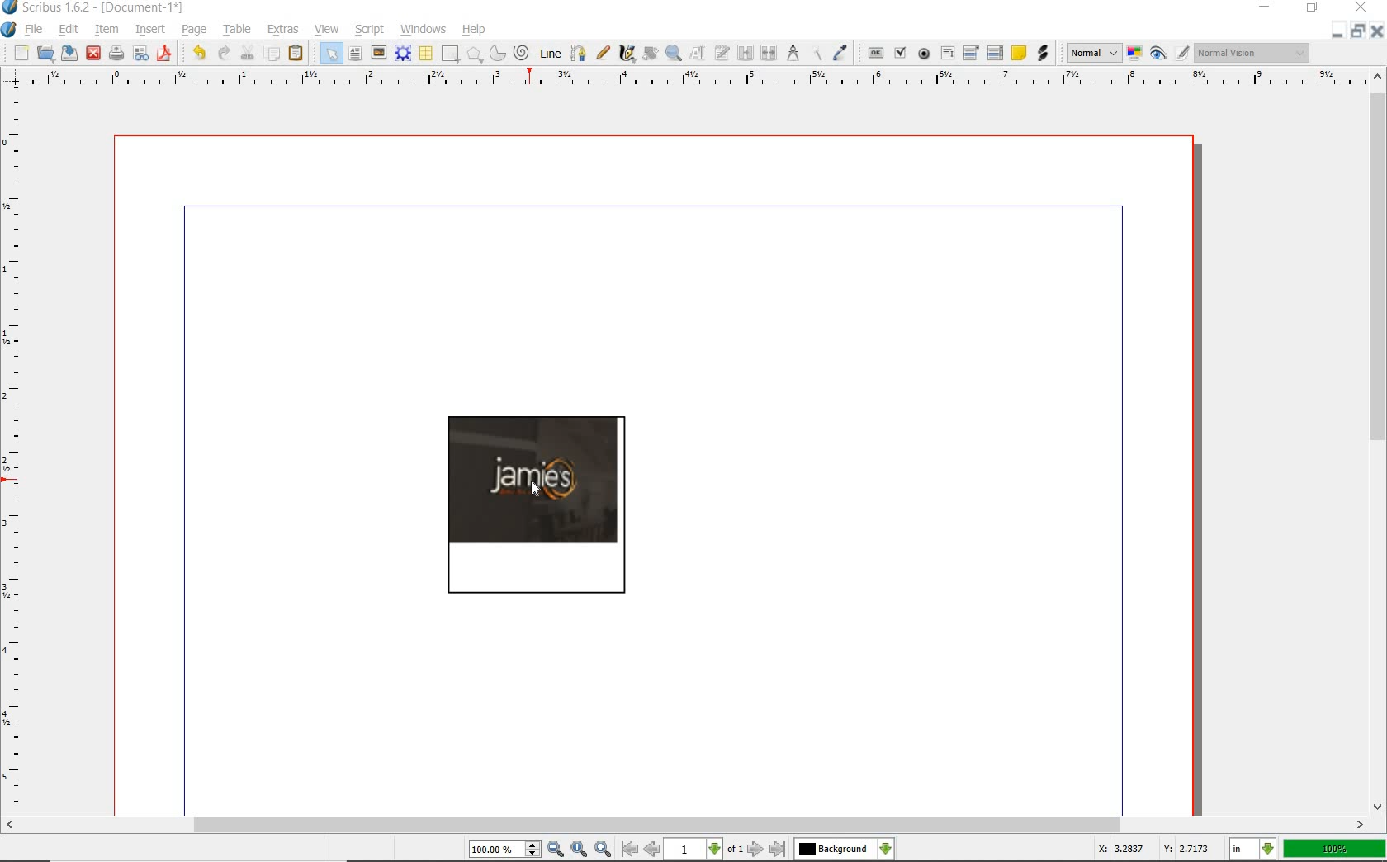  I want to click on UNDO, so click(222, 54).